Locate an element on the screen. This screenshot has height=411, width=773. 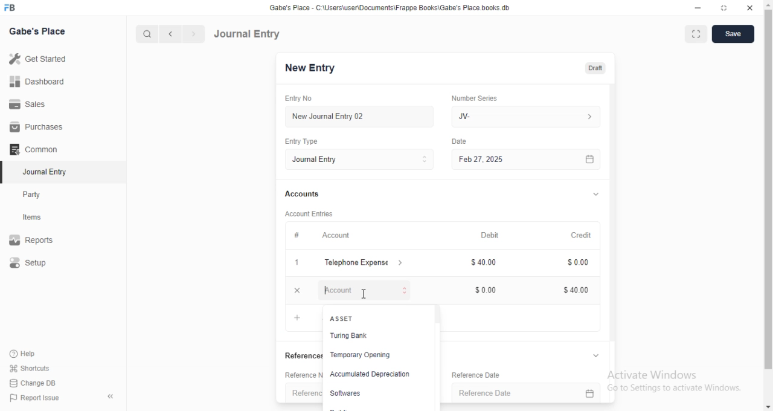
Journal Entry is located at coordinates (364, 160).